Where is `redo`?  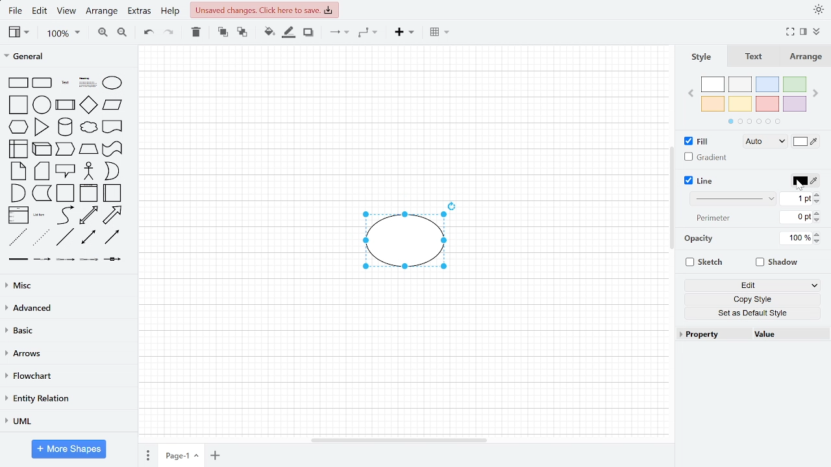 redo is located at coordinates (169, 32).